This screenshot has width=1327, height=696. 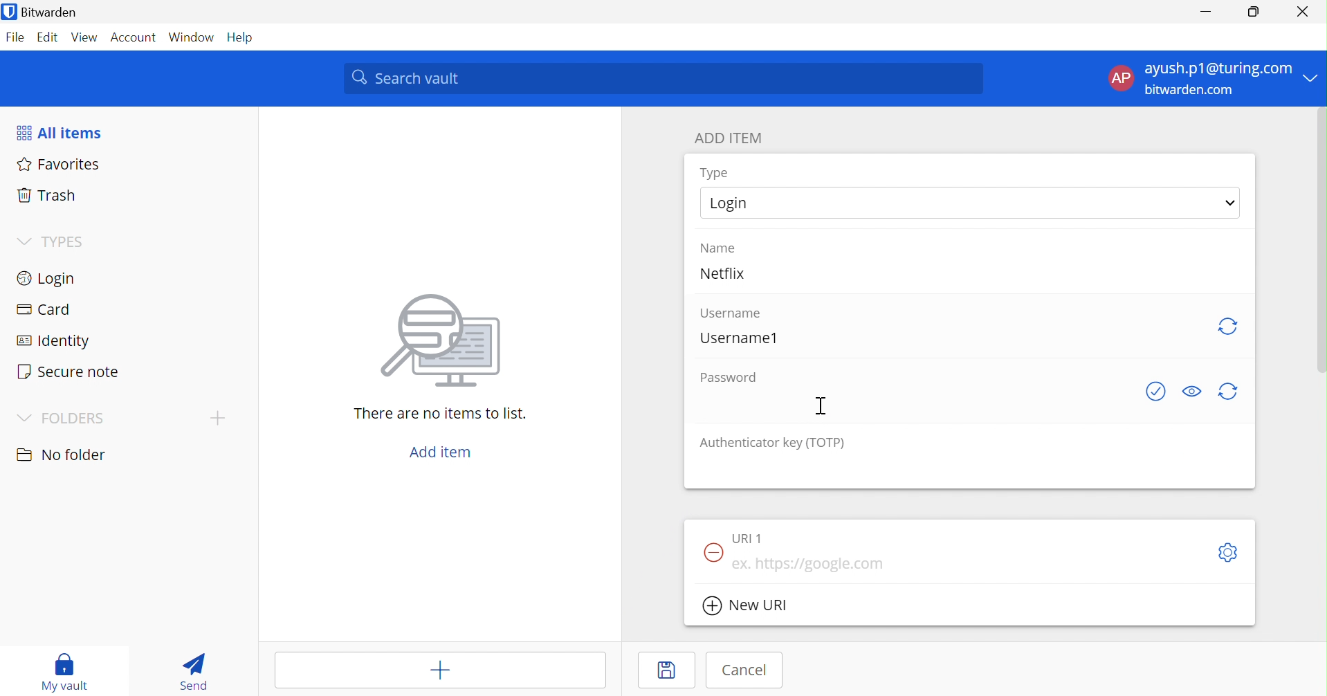 What do you see at coordinates (745, 670) in the screenshot?
I see `Cancel` at bounding box center [745, 670].